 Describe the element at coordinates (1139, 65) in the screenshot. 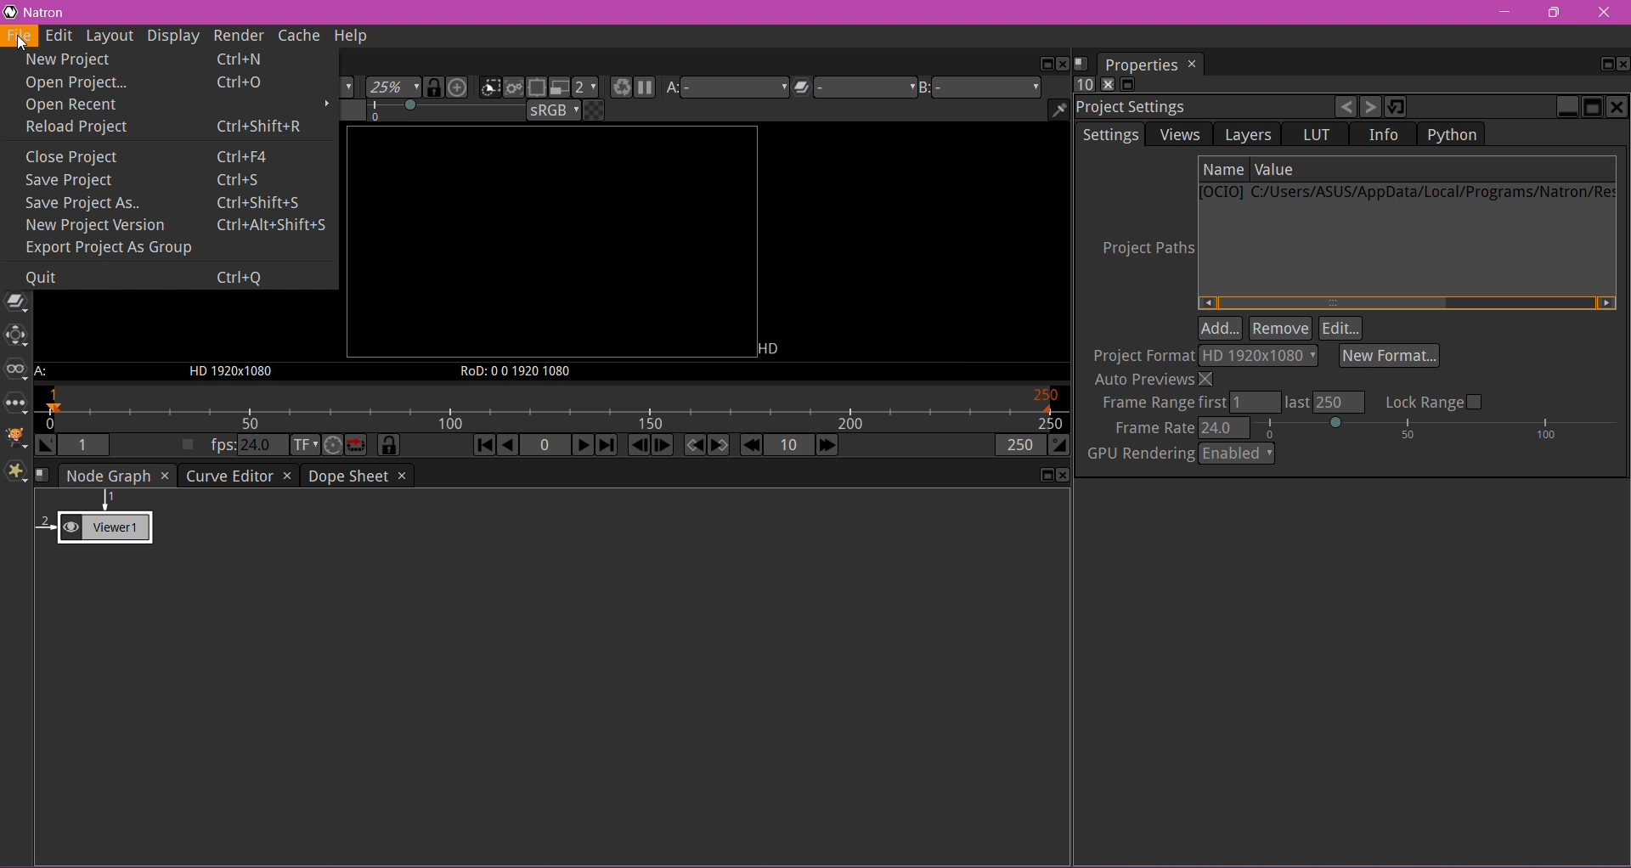

I see `Properties` at that location.